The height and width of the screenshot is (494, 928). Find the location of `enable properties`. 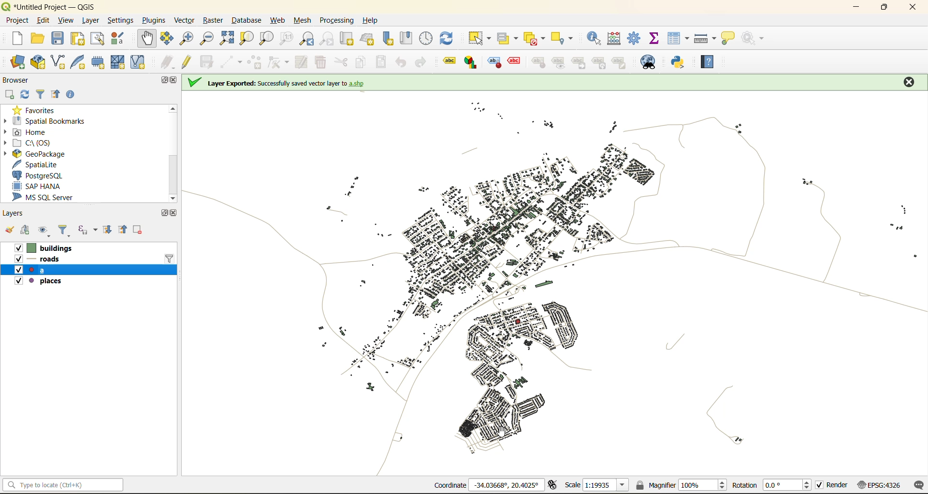

enable properties is located at coordinates (71, 95).